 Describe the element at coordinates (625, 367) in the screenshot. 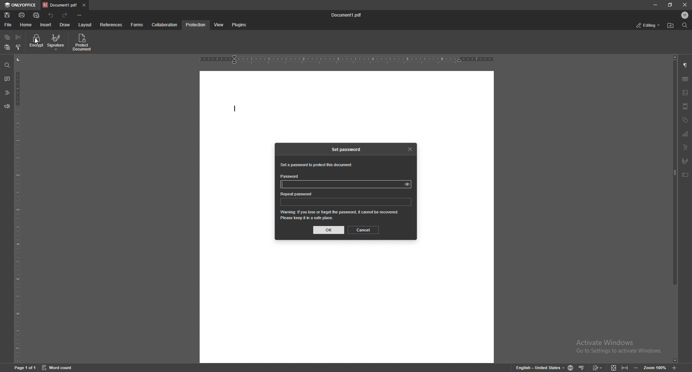

I see `fit to width` at that location.